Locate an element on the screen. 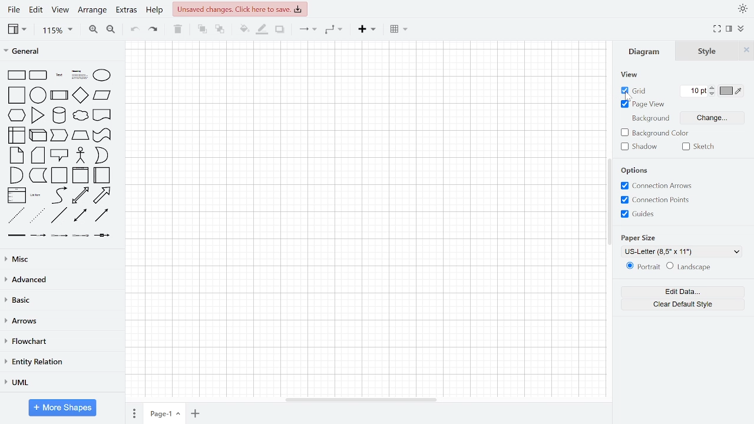 The width and height of the screenshot is (754, 424). increase grid pt is located at coordinates (713, 87).